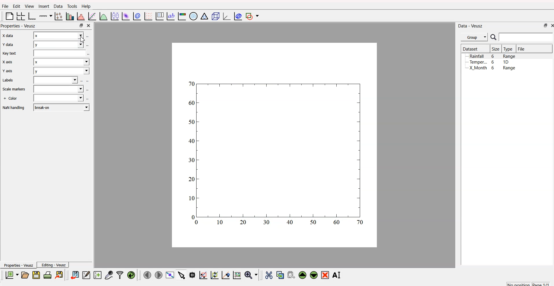 The image size is (554, 286). I want to click on editor, so click(86, 274).